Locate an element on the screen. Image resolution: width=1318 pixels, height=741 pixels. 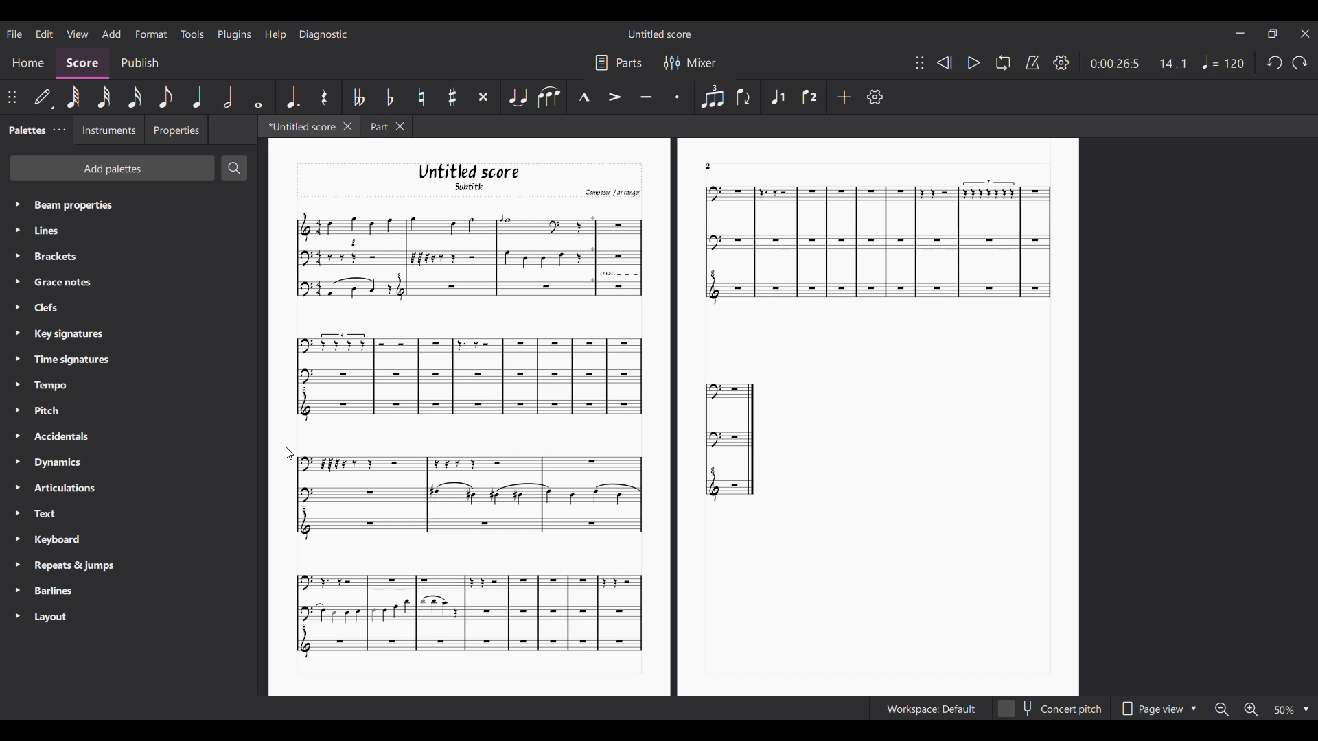
Default is located at coordinates (43, 99).